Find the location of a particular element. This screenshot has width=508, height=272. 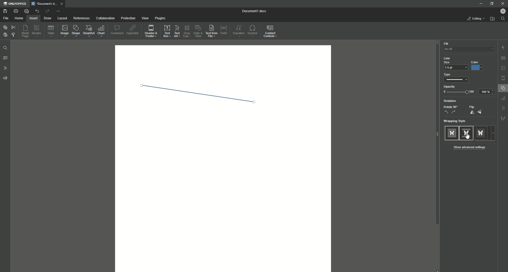

 is located at coordinates (503, 99).